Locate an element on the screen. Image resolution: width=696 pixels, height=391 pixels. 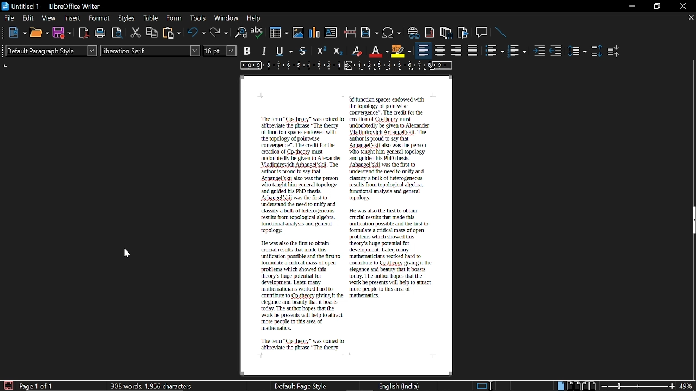
Redo is located at coordinates (219, 33).